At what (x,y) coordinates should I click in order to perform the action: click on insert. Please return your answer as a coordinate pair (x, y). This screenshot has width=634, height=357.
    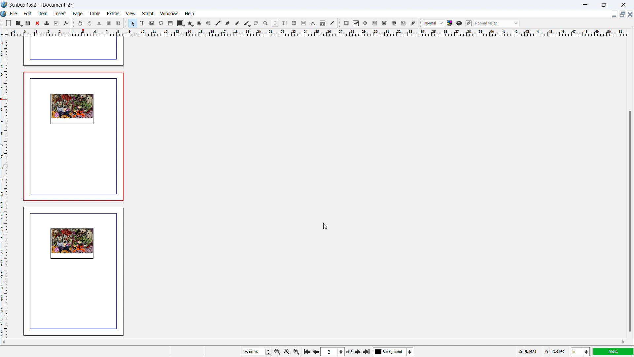
    Looking at the image, I should click on (61, 14).